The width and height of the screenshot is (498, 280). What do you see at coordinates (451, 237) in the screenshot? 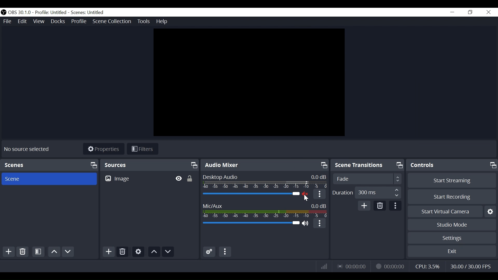
I see `Settings` at bounding box center [451, 237].